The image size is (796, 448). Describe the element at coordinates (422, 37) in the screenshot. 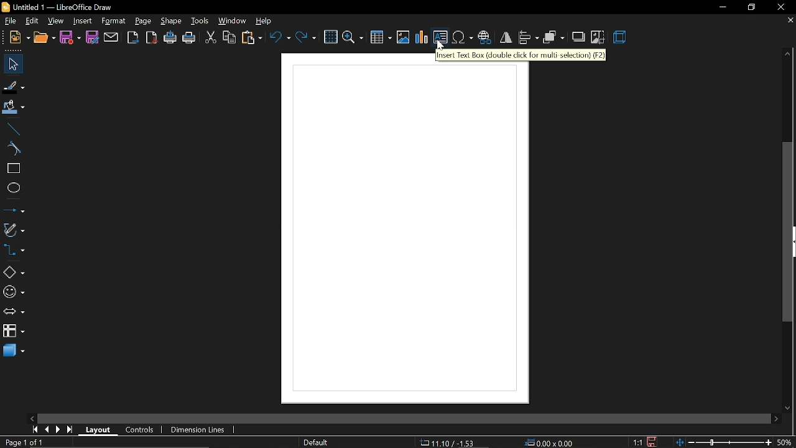

I see `insert chart` at that location.